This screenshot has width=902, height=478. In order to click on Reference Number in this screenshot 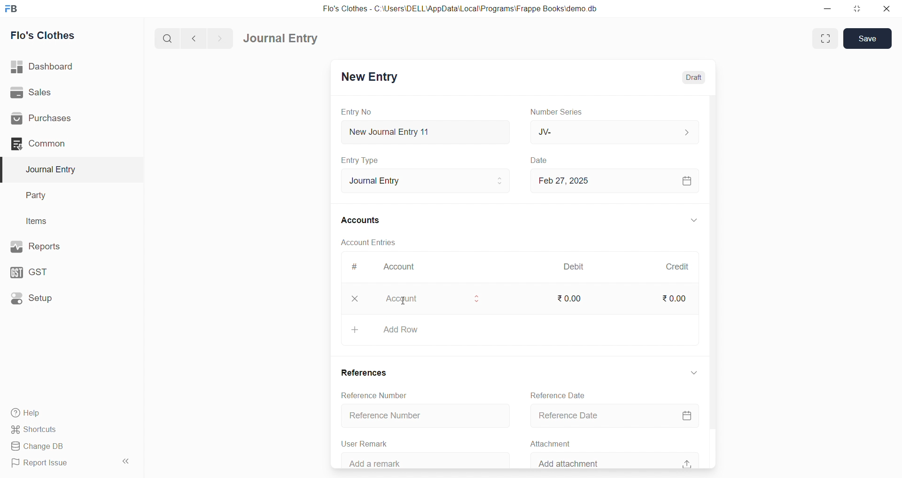, I will do `click(425, 414)`.